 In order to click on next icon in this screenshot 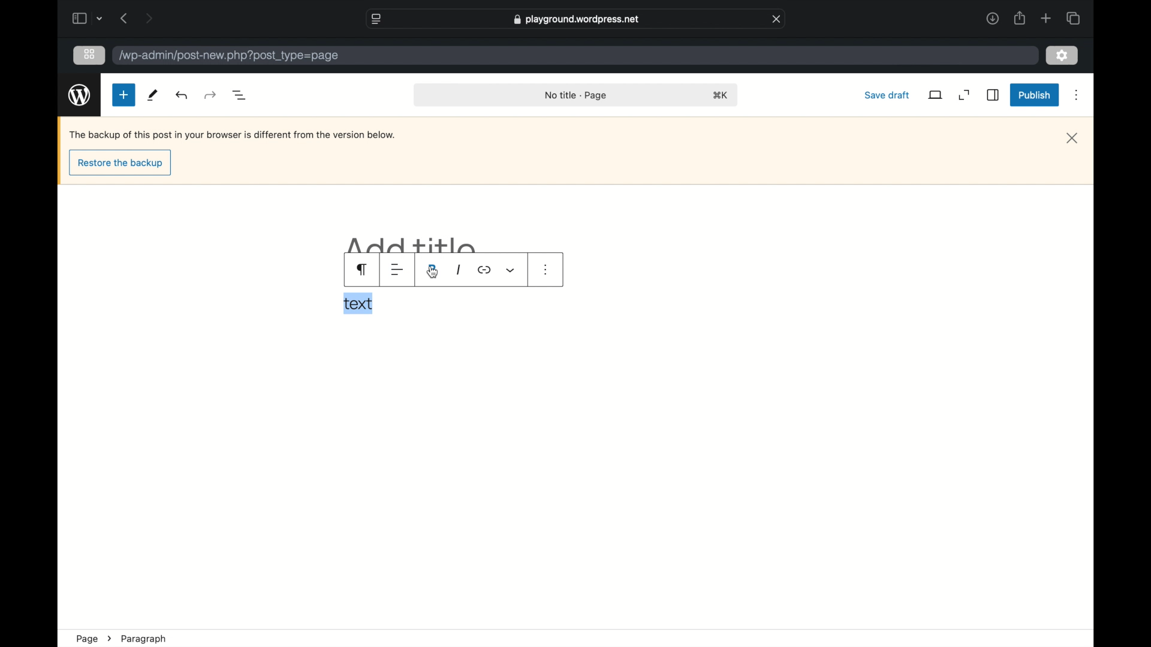, I will do `click(109, 639)`.